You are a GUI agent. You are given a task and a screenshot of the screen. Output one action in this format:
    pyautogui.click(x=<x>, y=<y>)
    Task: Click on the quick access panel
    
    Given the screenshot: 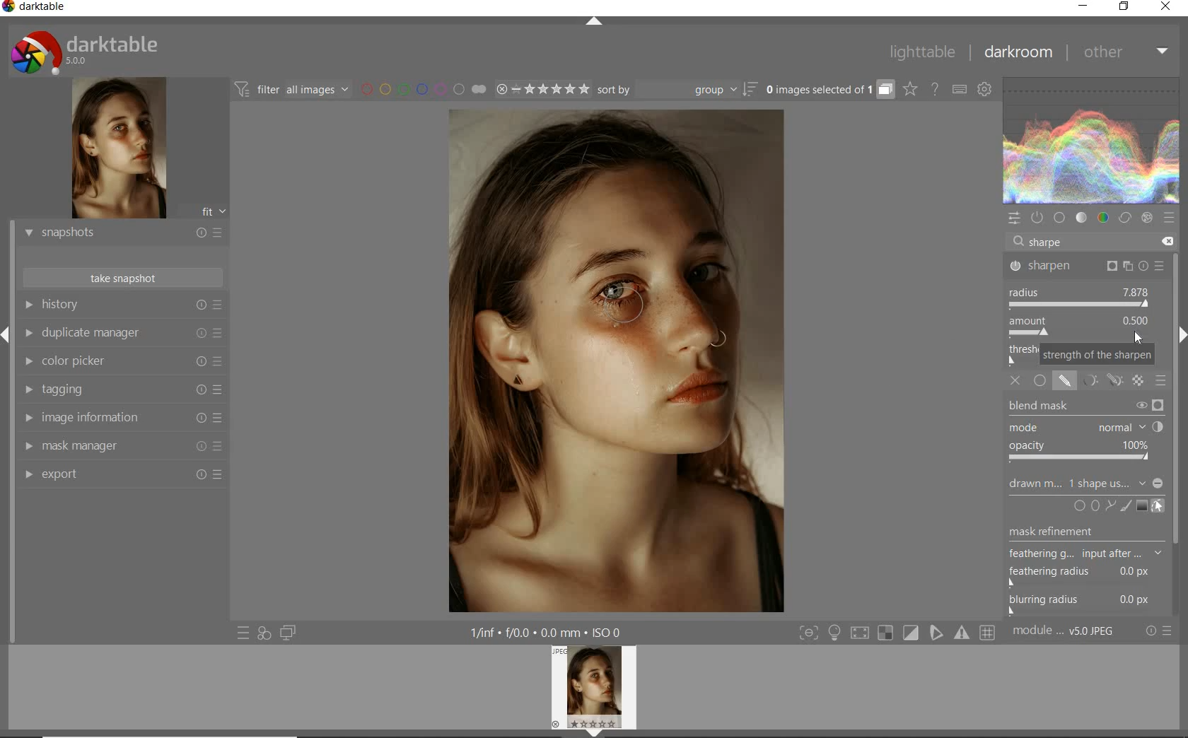 What is the action you would take?
    pyautogui.click(x=1015, y=218)
    